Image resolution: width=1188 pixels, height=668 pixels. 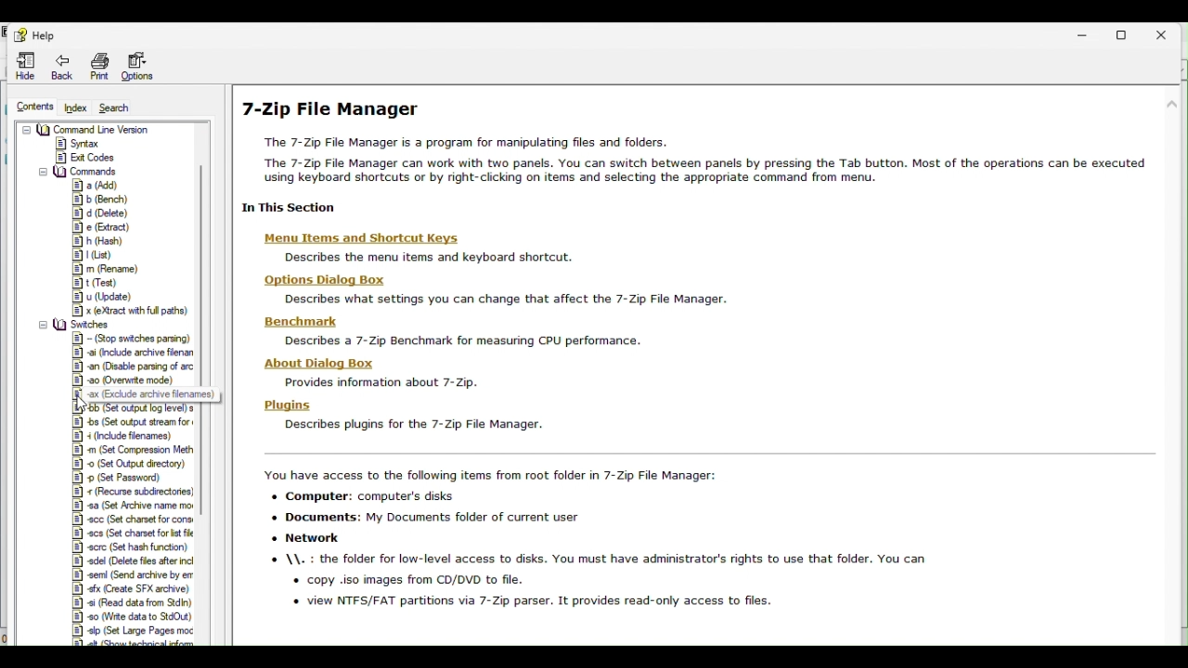 What do you see at coordinates (1171, 32) in the screenshot?
I see `Close` at bounding box center [1171, 32].